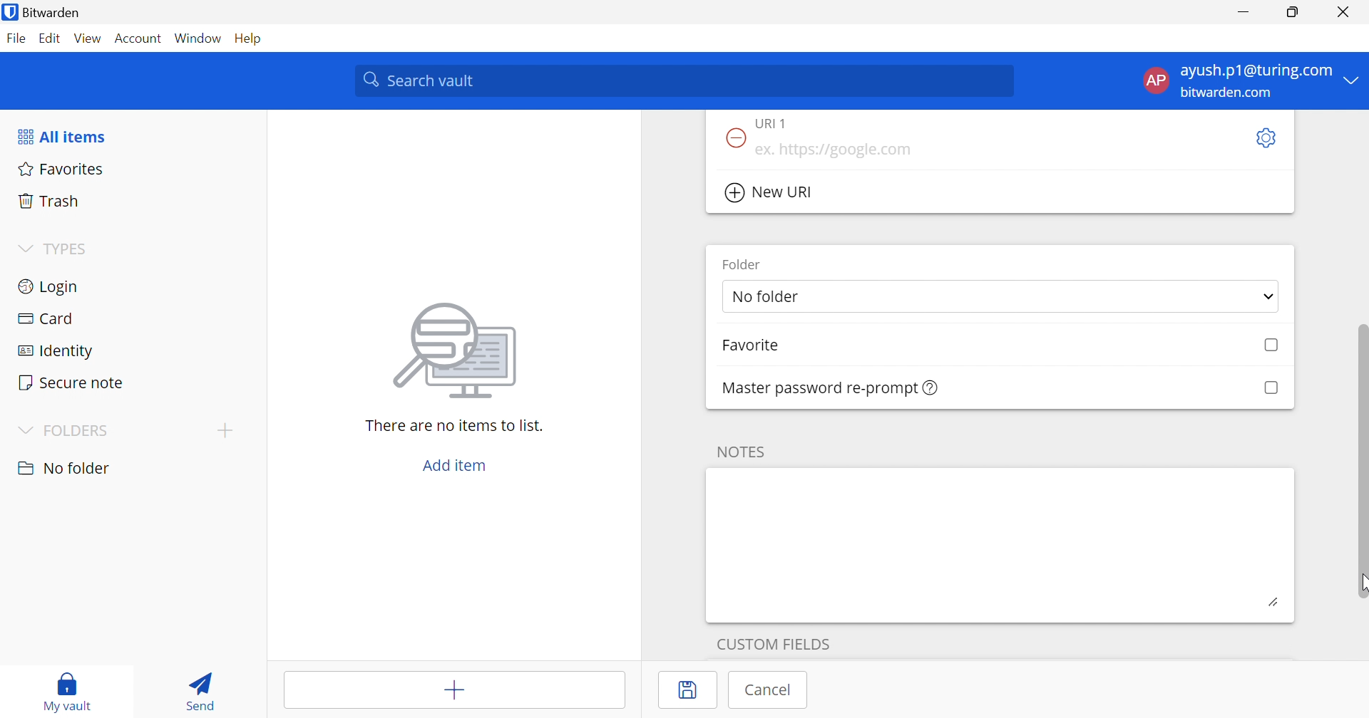 This screenshot has height=718, width=1369. What do you see at coordinates (1272, 345) in the screenshot?
I see `Checkbox` at bounding box center [1272, 345].